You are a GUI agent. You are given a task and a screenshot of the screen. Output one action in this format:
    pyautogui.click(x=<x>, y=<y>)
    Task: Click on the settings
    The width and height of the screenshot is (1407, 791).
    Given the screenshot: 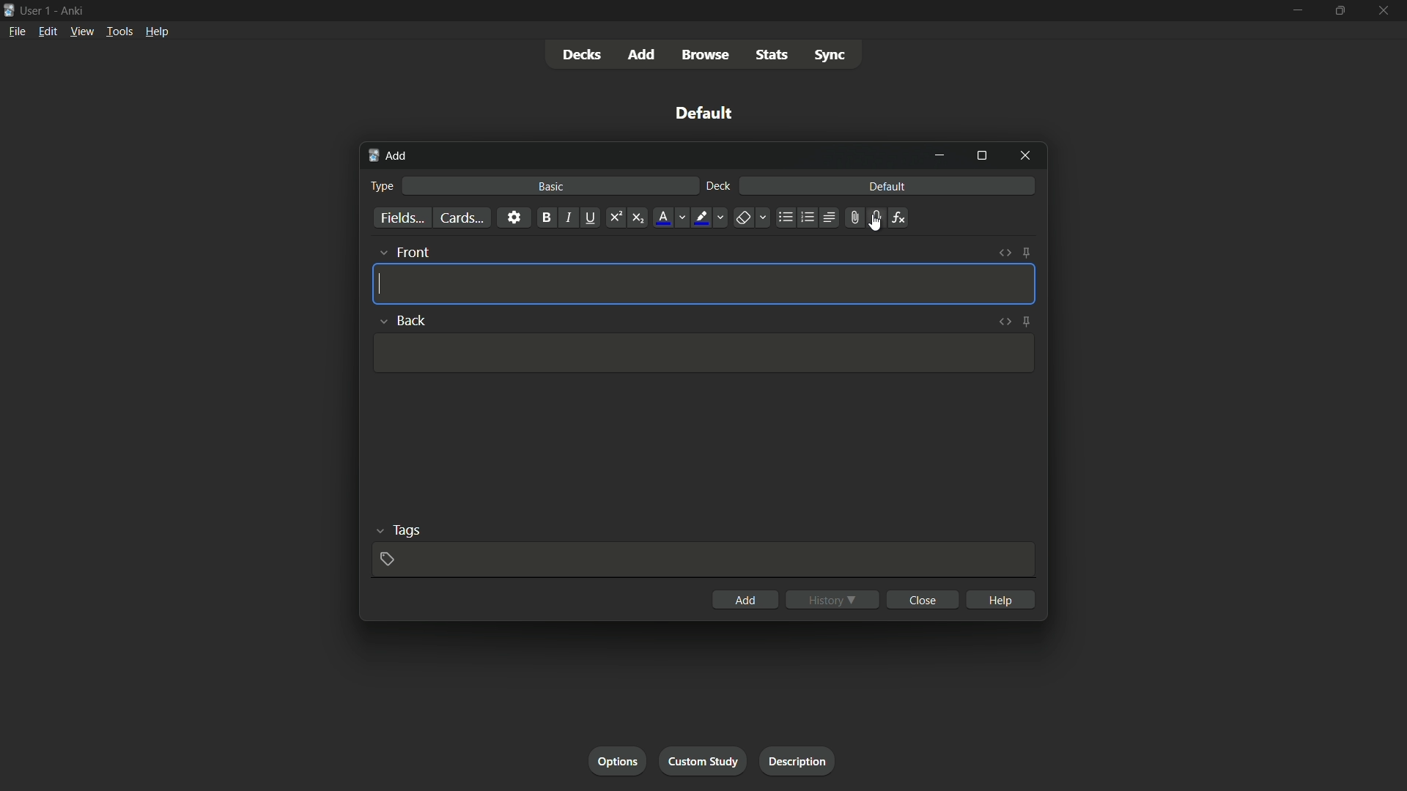 What is the action you would take?
    pyautogui.click(x=513, y=218)
    